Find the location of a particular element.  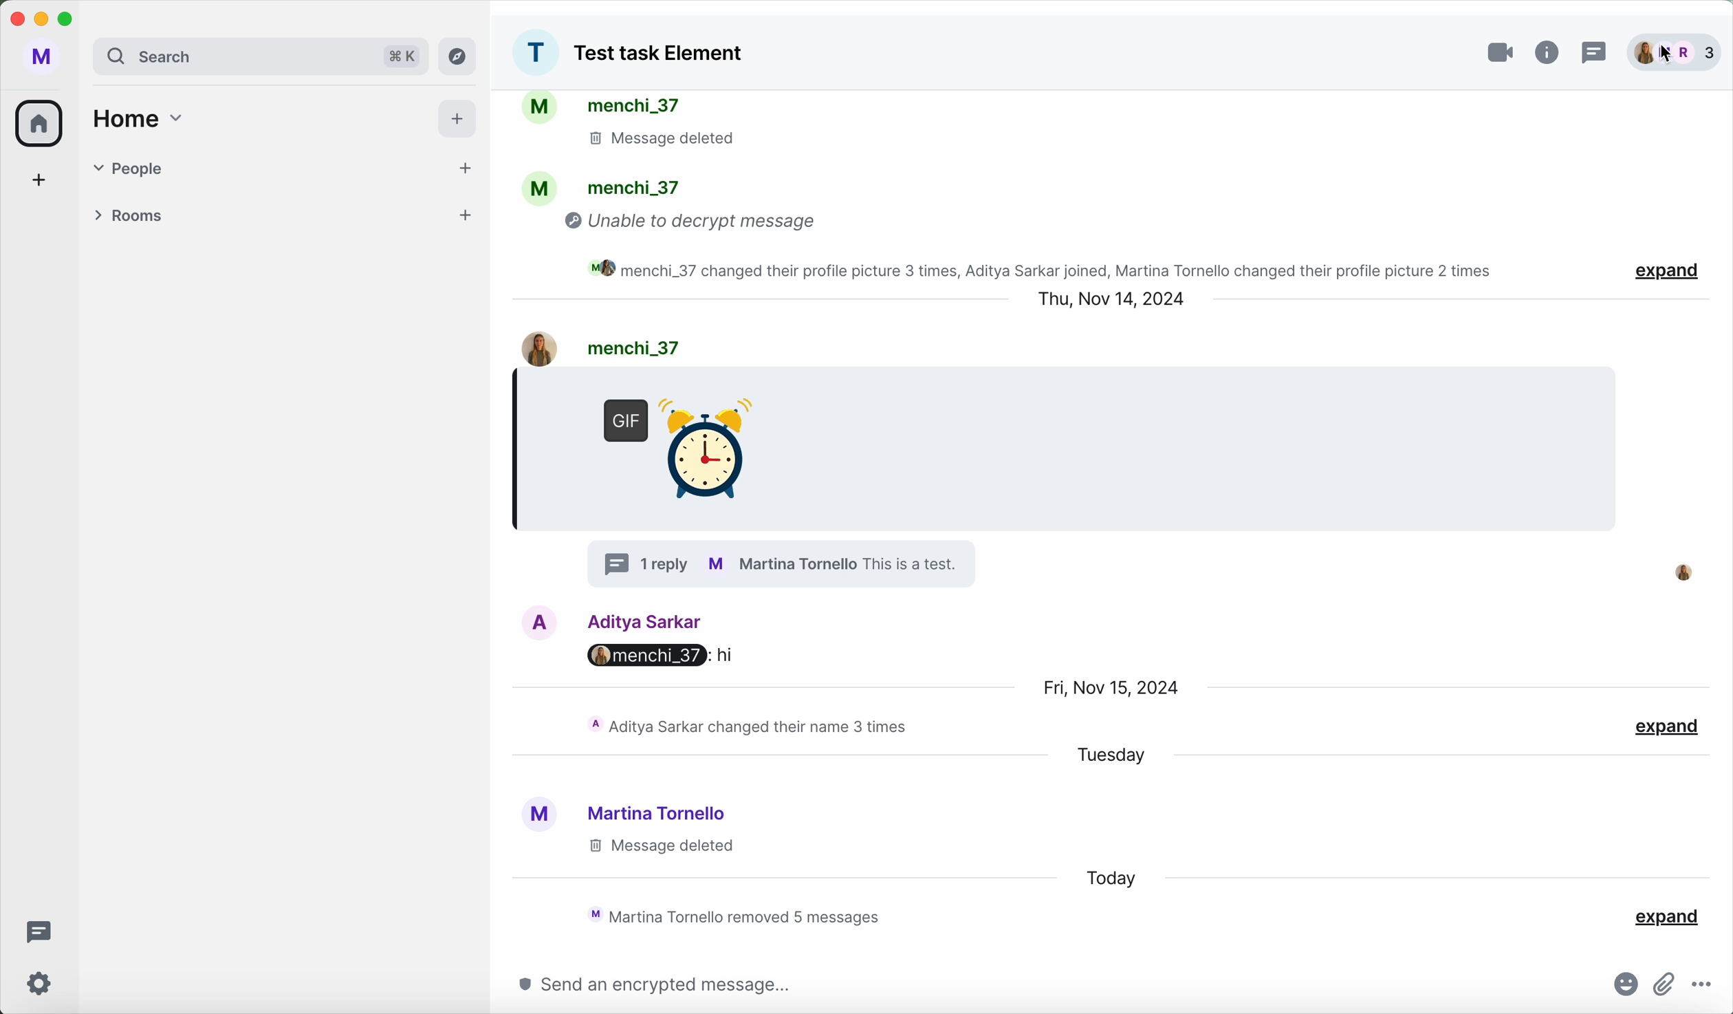

profile picture is located at coordinates (1683, 572).